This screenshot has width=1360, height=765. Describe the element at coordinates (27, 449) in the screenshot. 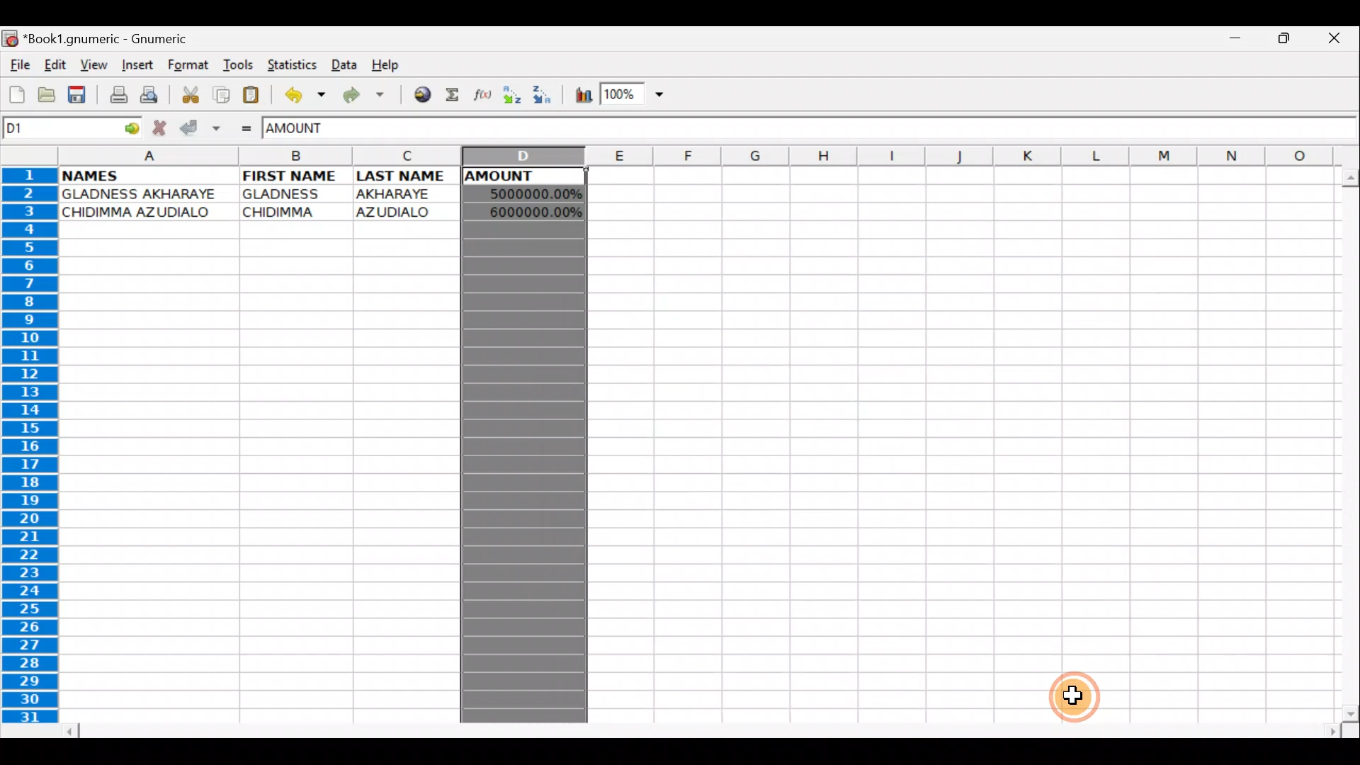

I see `Rows` at that location.